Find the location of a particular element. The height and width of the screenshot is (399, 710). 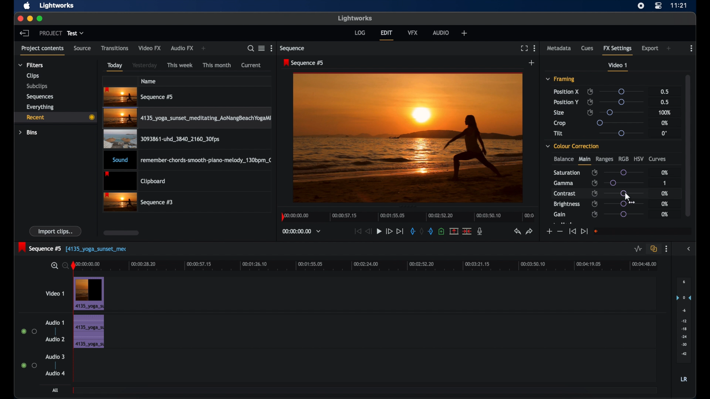

metadata is located at coordinates (559, 48).